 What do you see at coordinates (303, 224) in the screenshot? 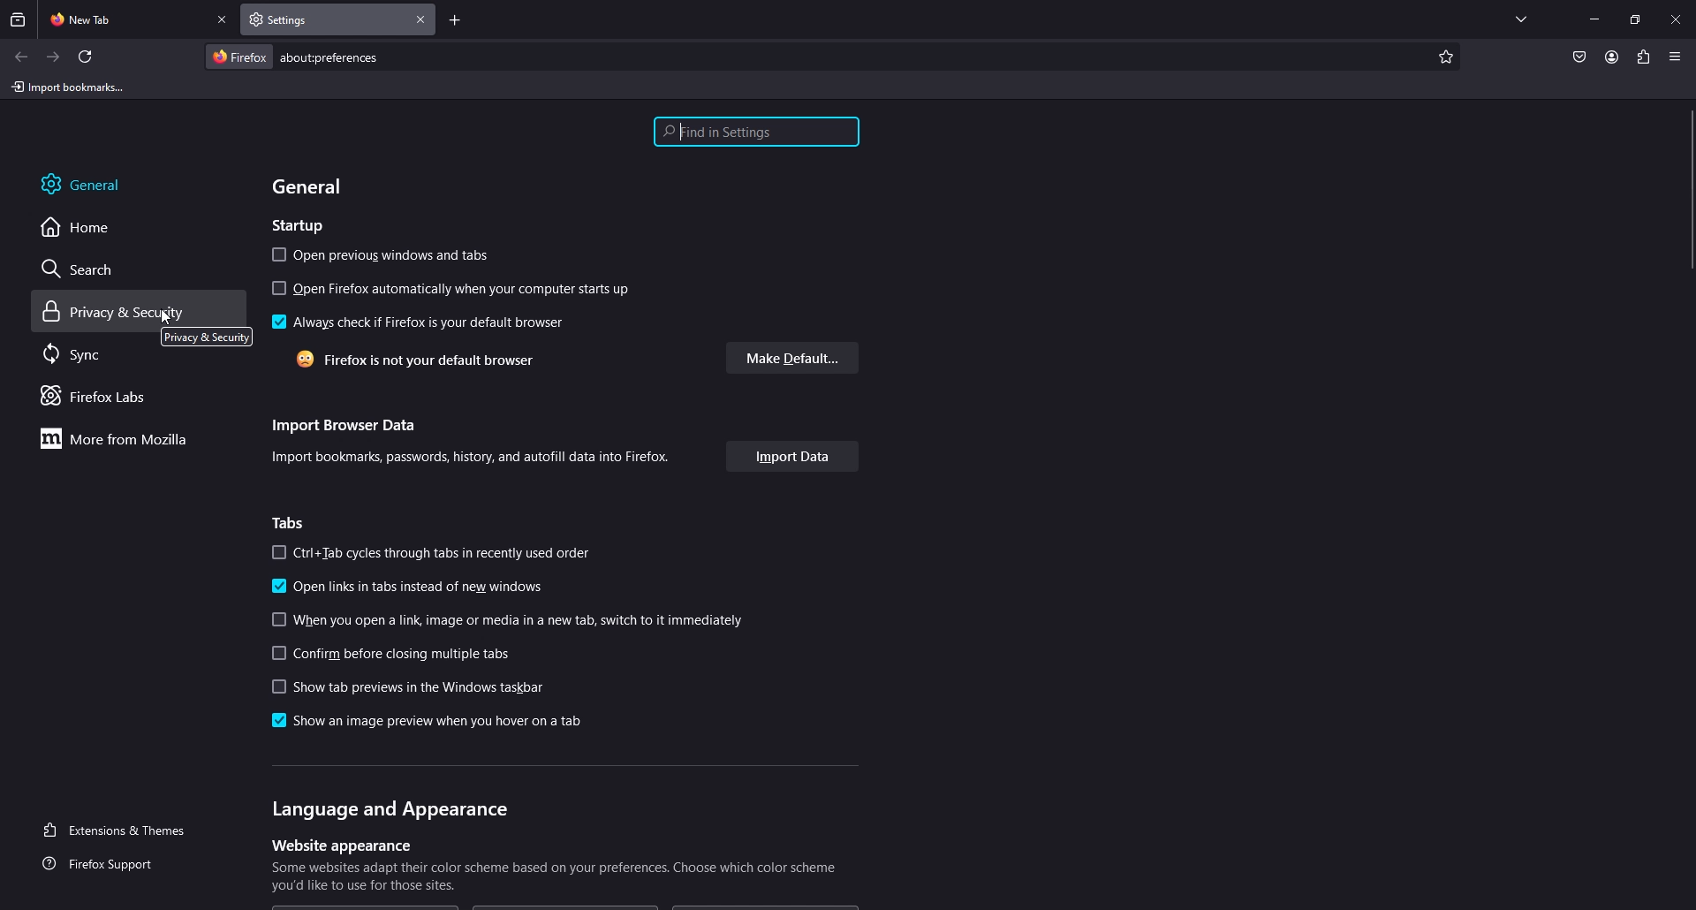
I see `startup` at bounding box center [303, 224].